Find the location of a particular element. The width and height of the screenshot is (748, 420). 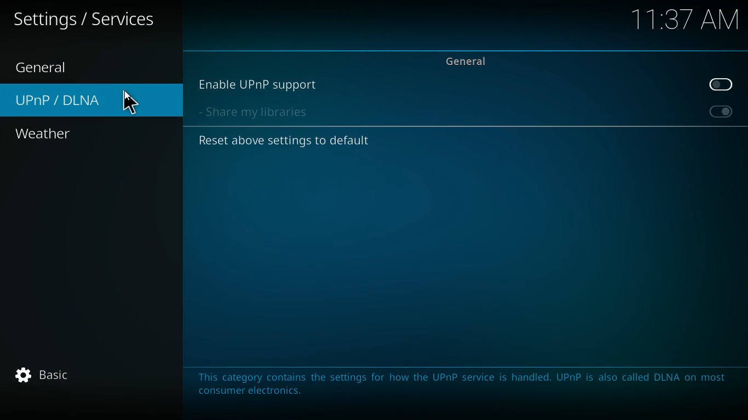

general is located at coordinates (468, 61).